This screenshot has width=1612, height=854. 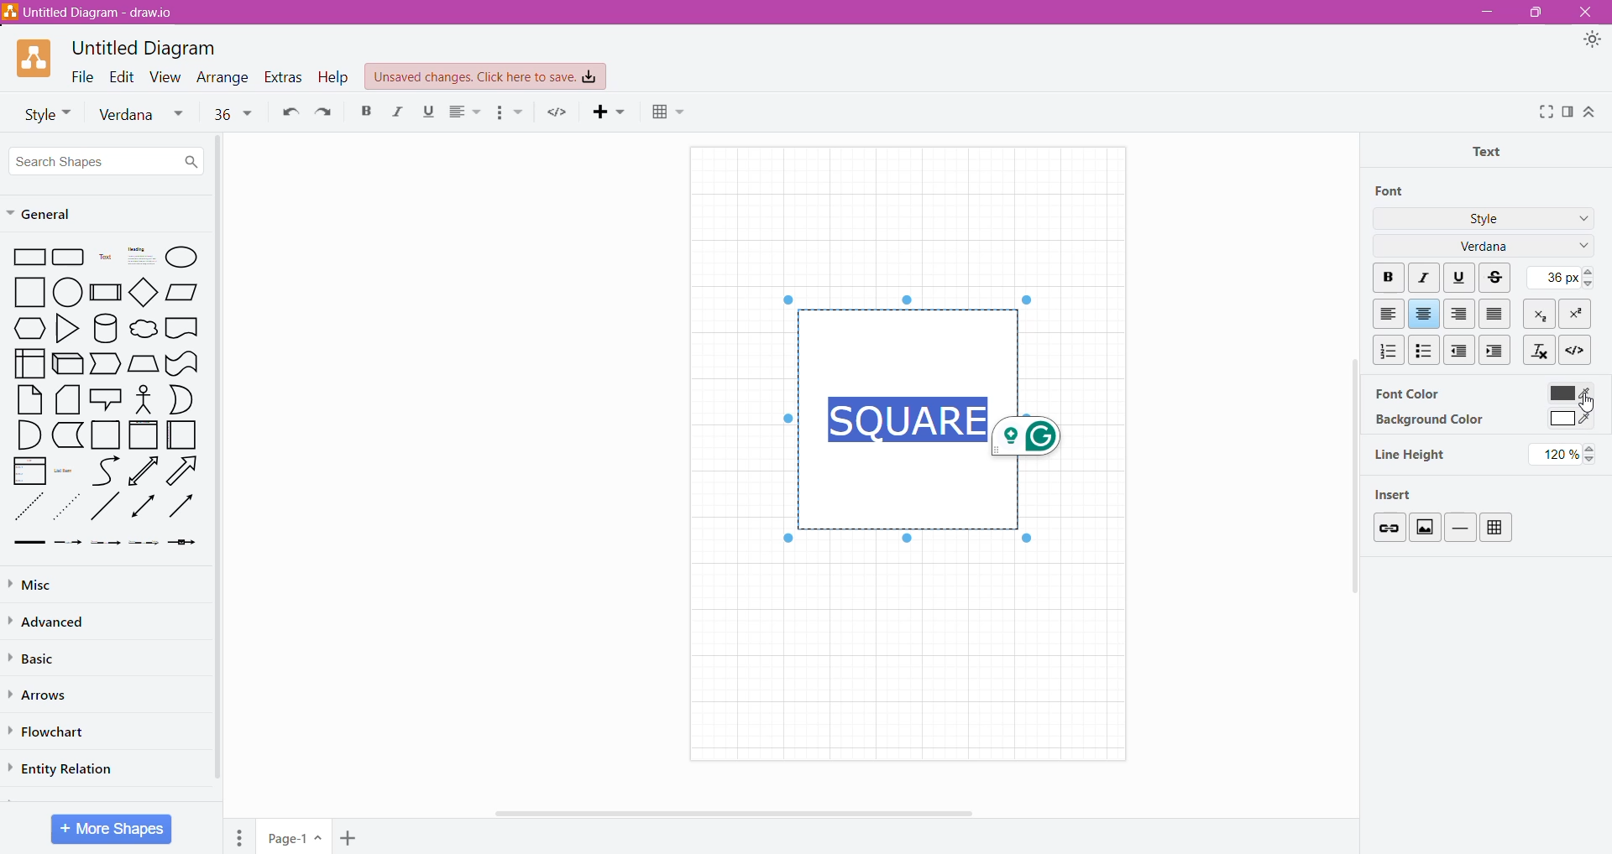 What do you see at coordinates (105, 543) in the screenshot?
I see `Thin Arrow` at bounding box center [105, 543].